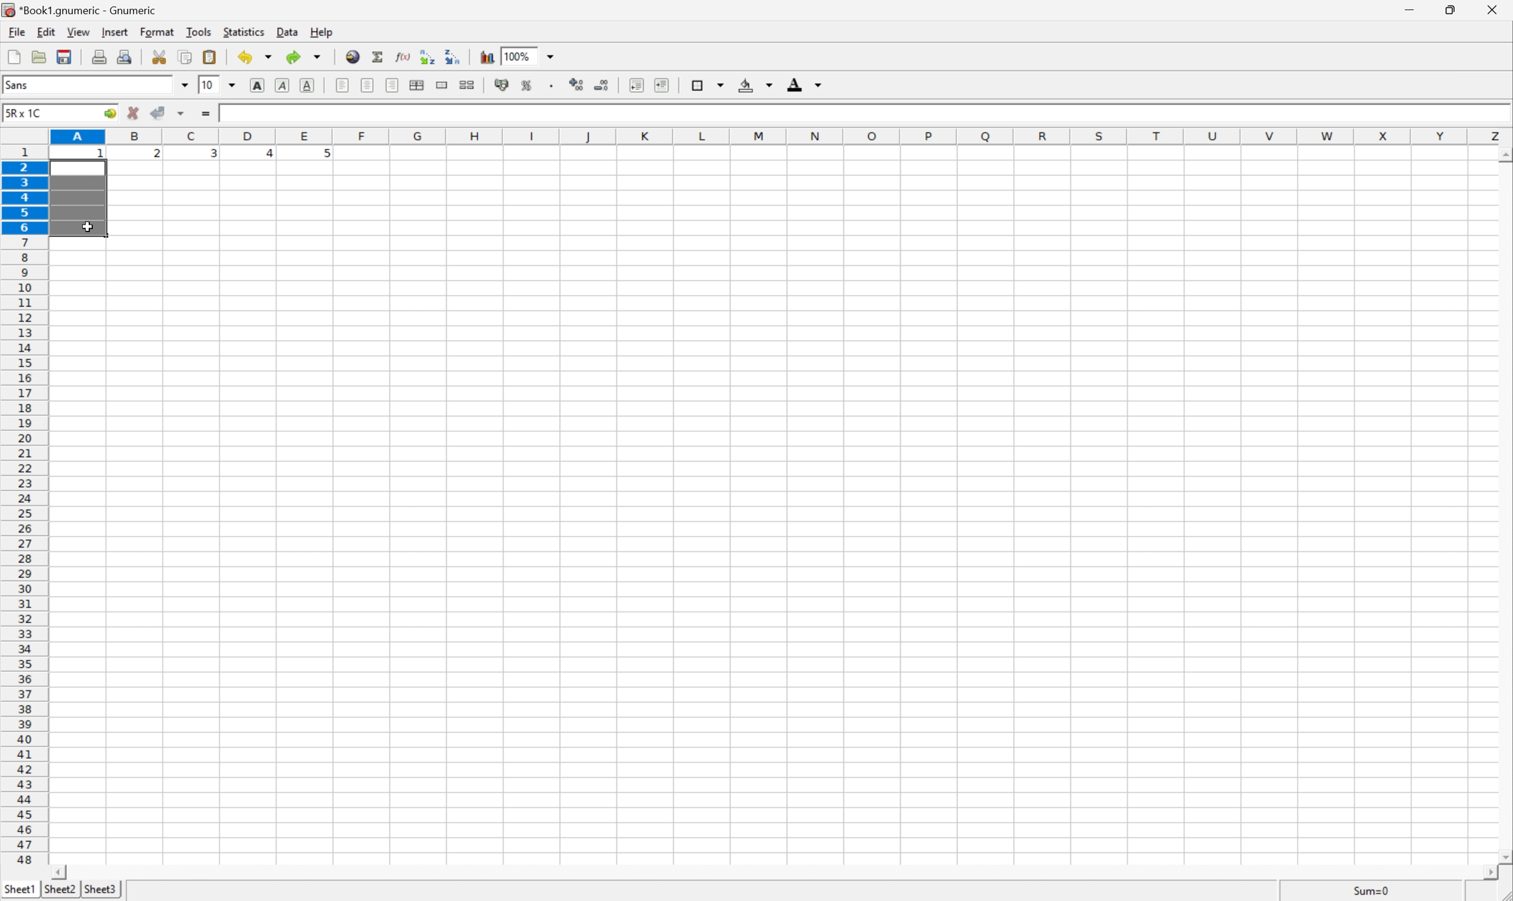 The width and height of the screenshot is (1513, 901). Describe the element at coordinates (417, 85) in the screenshot. I see `center horizontally` at that location.